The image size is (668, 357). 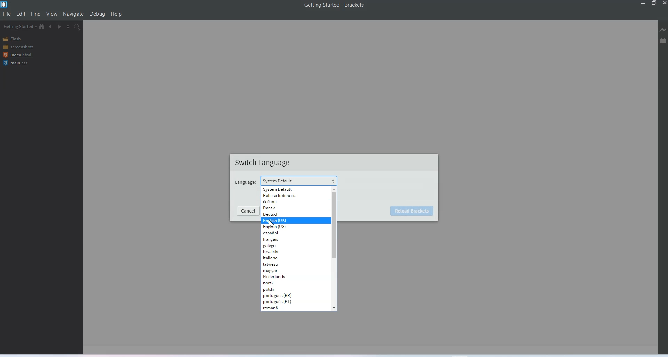 I want to click on Navigate forward, so click(x=59, y=27).